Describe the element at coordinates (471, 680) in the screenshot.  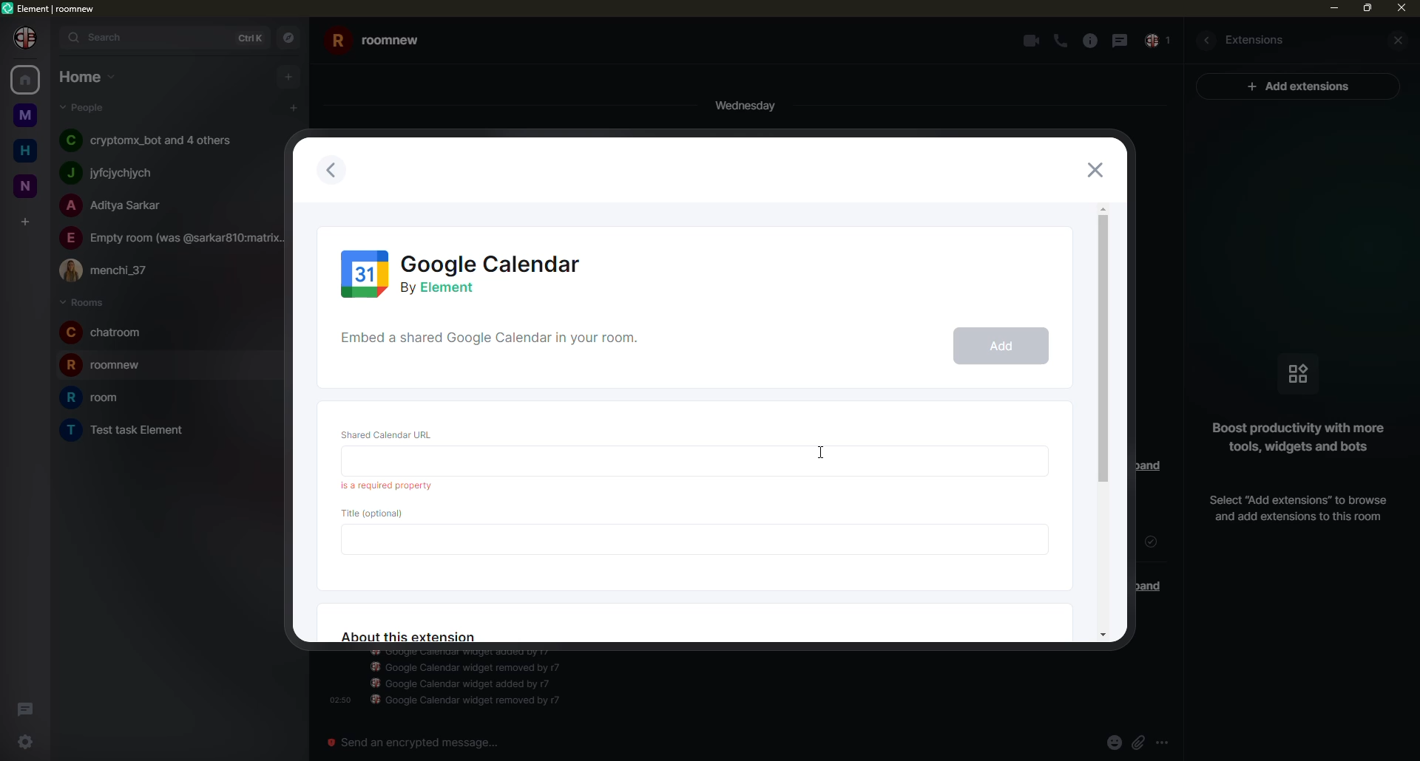
I see `info` at that location.